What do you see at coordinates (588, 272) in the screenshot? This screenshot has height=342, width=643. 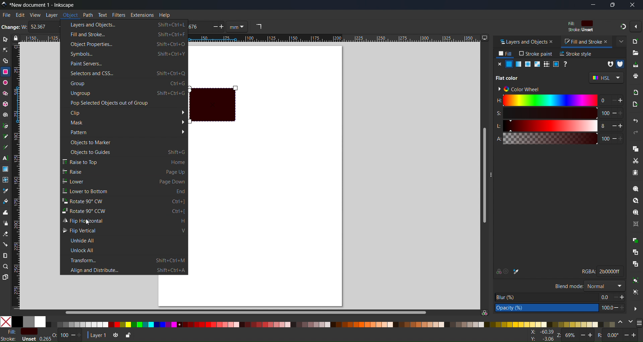 I see `RGBA` at bounding box center [588, 272].